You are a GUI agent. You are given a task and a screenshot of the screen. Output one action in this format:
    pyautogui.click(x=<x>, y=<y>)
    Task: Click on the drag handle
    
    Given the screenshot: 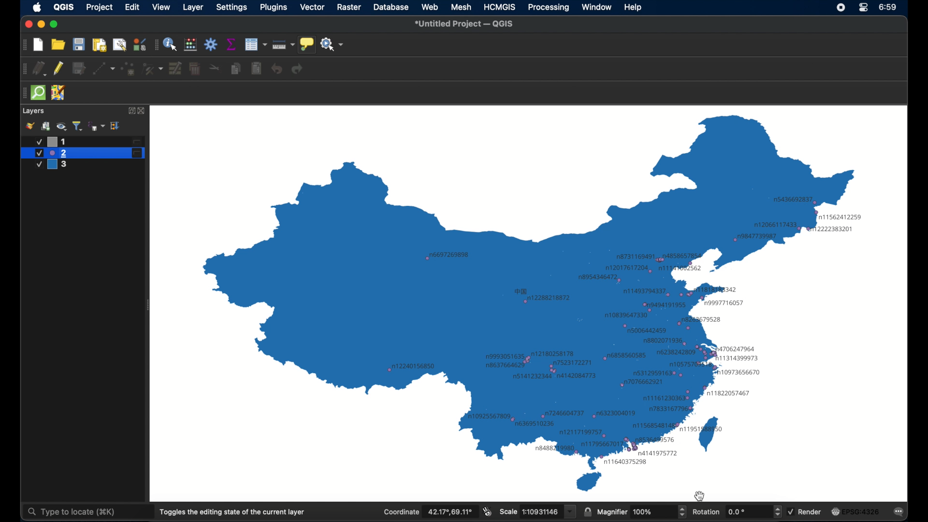 What is the action you would take?
    pyautogui.click(x=23, y=44)
    